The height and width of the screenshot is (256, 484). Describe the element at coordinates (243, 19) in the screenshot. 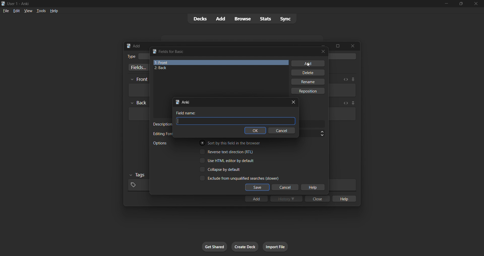

I see `browse` at that location.